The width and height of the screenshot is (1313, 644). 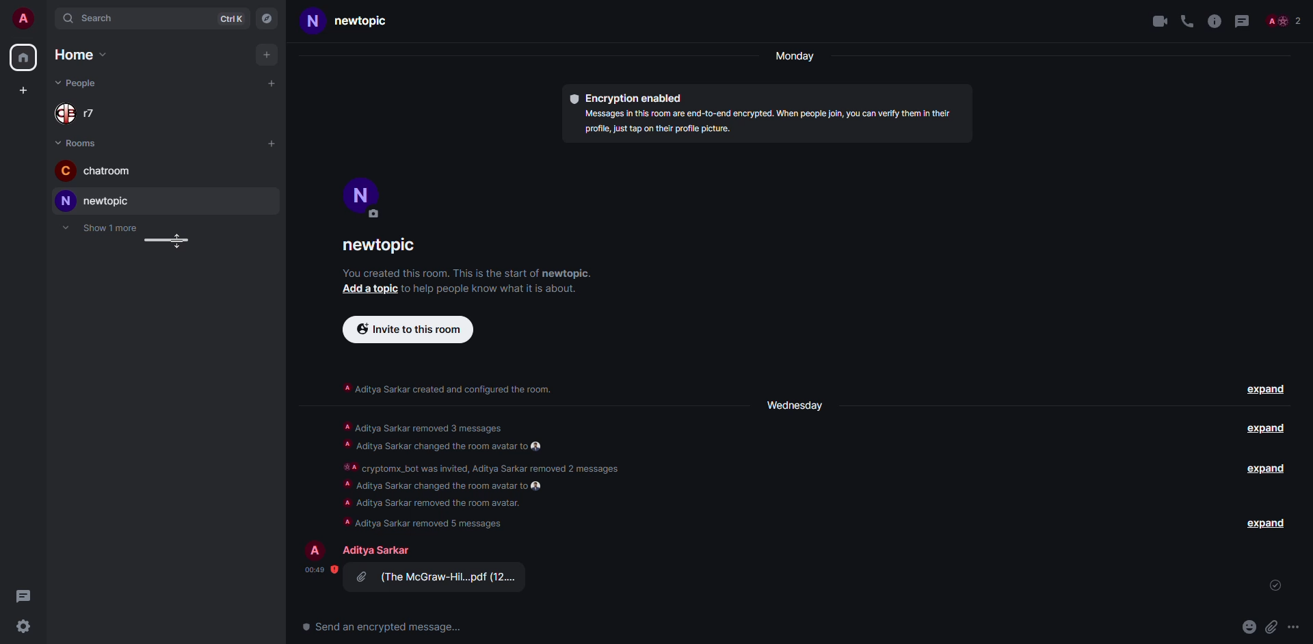 I want to click on settings, so click(x=25, y=627).